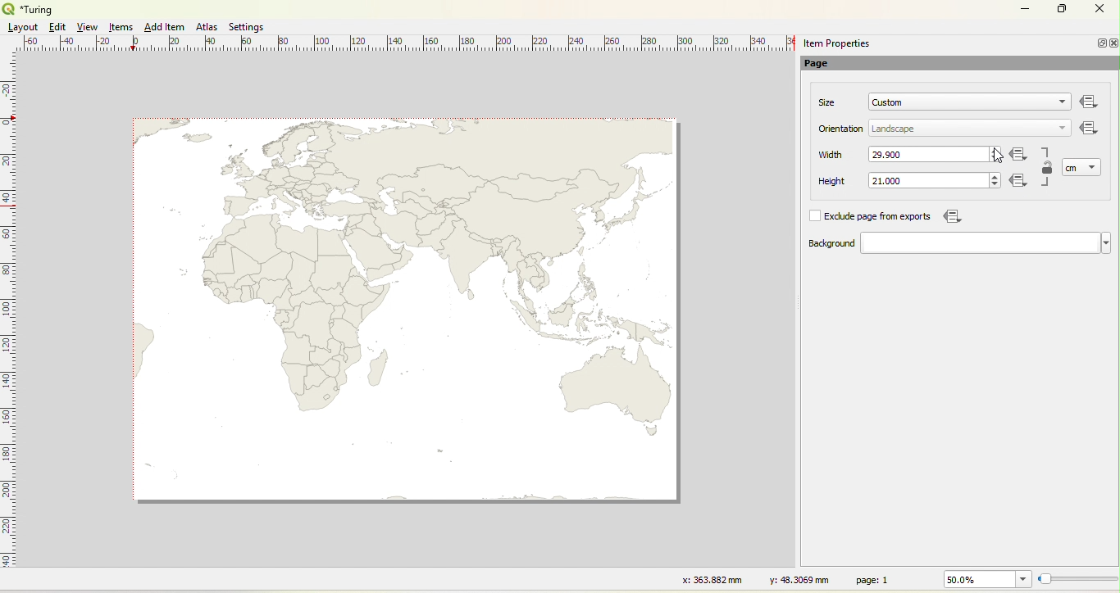 The image size is (1120, 593). What do you see at coordinates (9, 320) in the screenshot?
I see `Ruler` at bounding box center [9, 320].